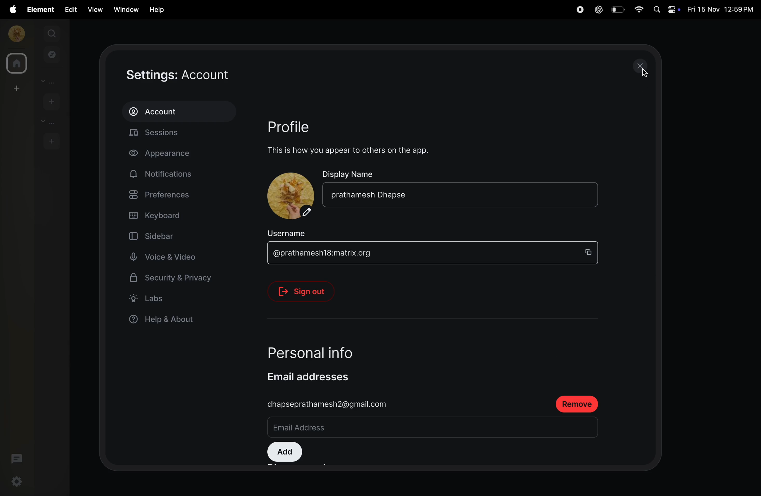 The height and width of the screenshot is (496, 761). Describe the element at coordinates (577, 404) in the screenshot. I see `remove` at that location.